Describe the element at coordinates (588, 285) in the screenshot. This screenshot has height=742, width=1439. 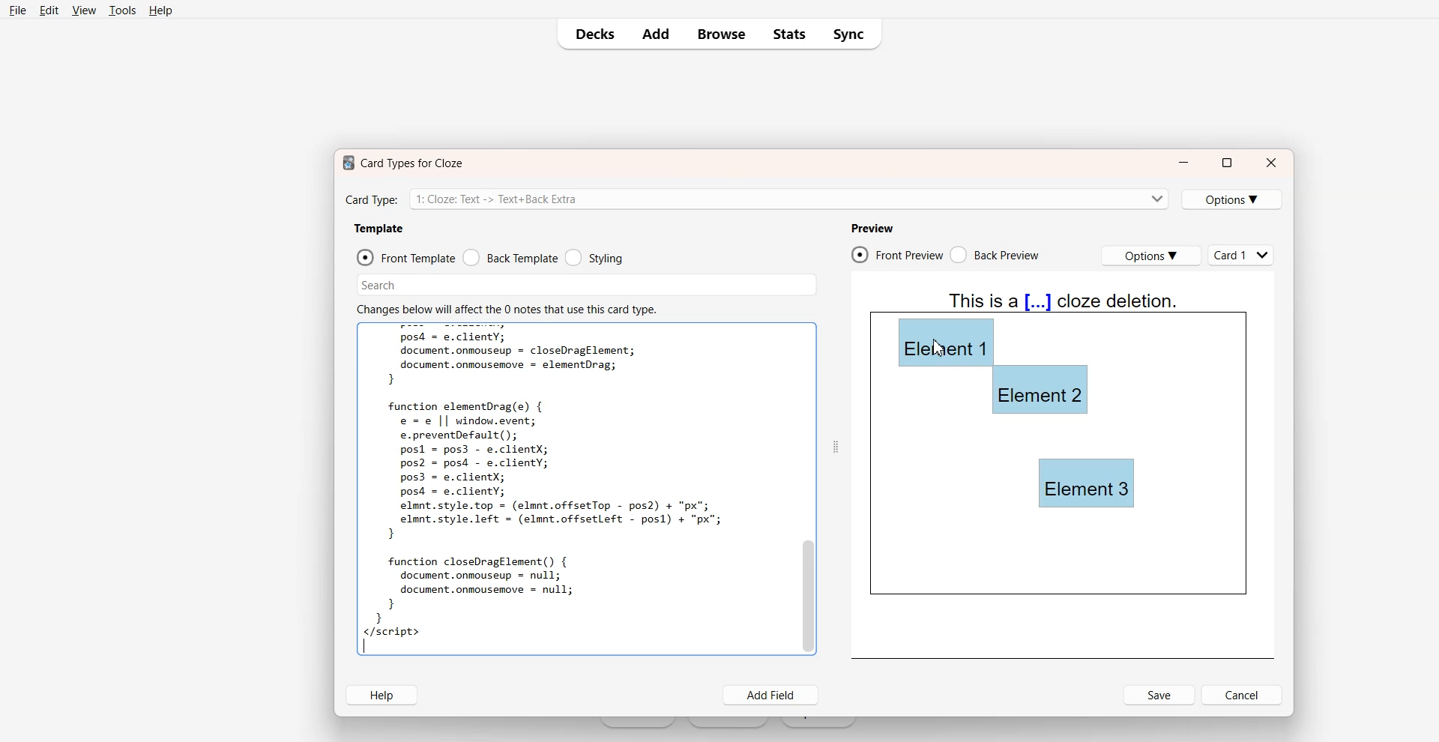
I see `Search` at that location.